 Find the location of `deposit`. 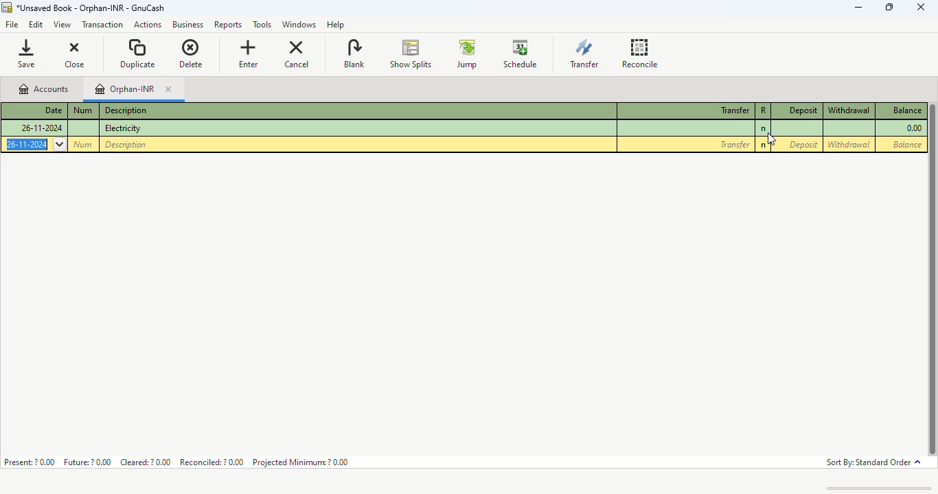

deposit is located at coordinates (803, 144).